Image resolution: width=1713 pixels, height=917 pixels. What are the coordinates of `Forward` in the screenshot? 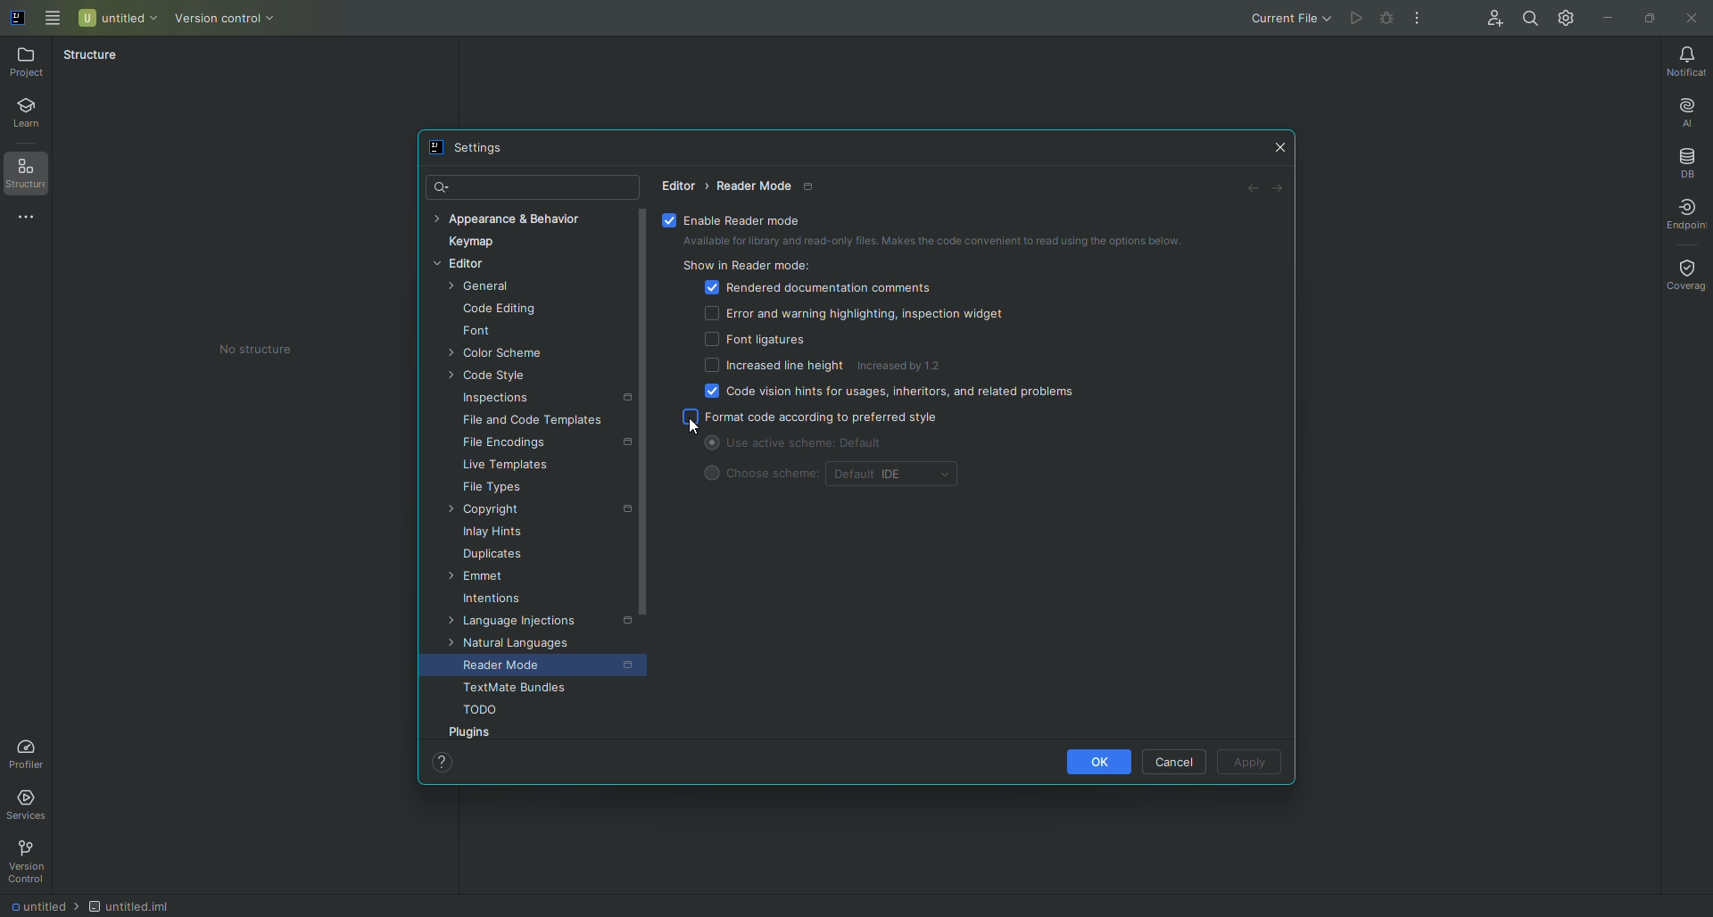 It's located at (1282, 190).